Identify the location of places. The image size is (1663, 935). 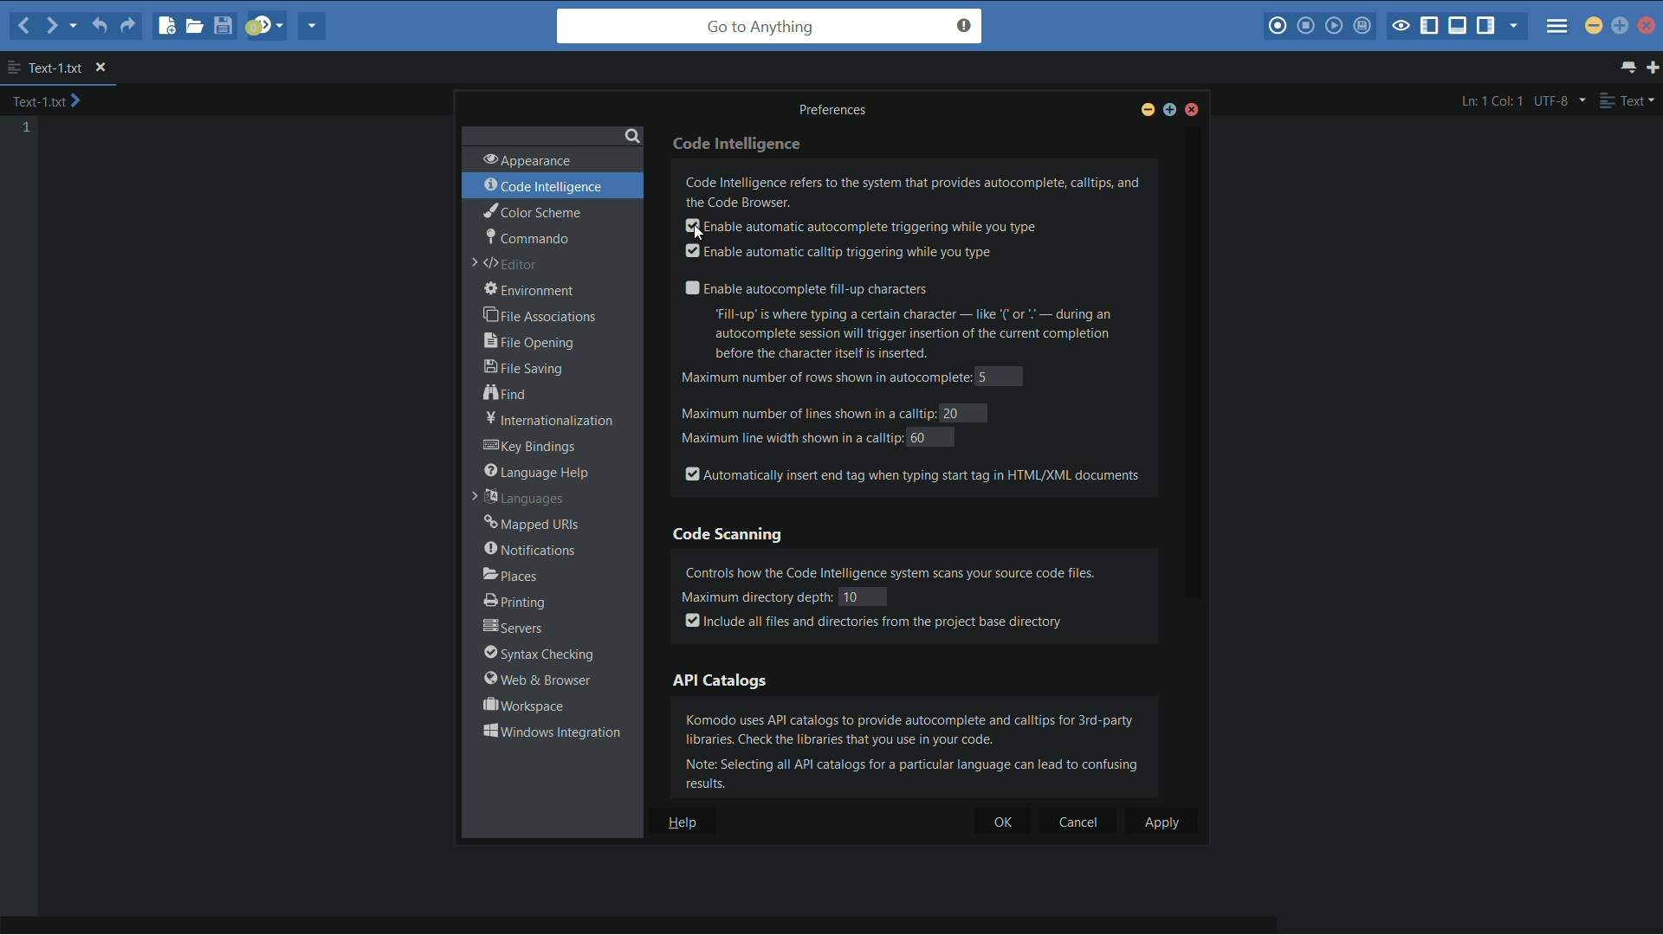
(511, 576).